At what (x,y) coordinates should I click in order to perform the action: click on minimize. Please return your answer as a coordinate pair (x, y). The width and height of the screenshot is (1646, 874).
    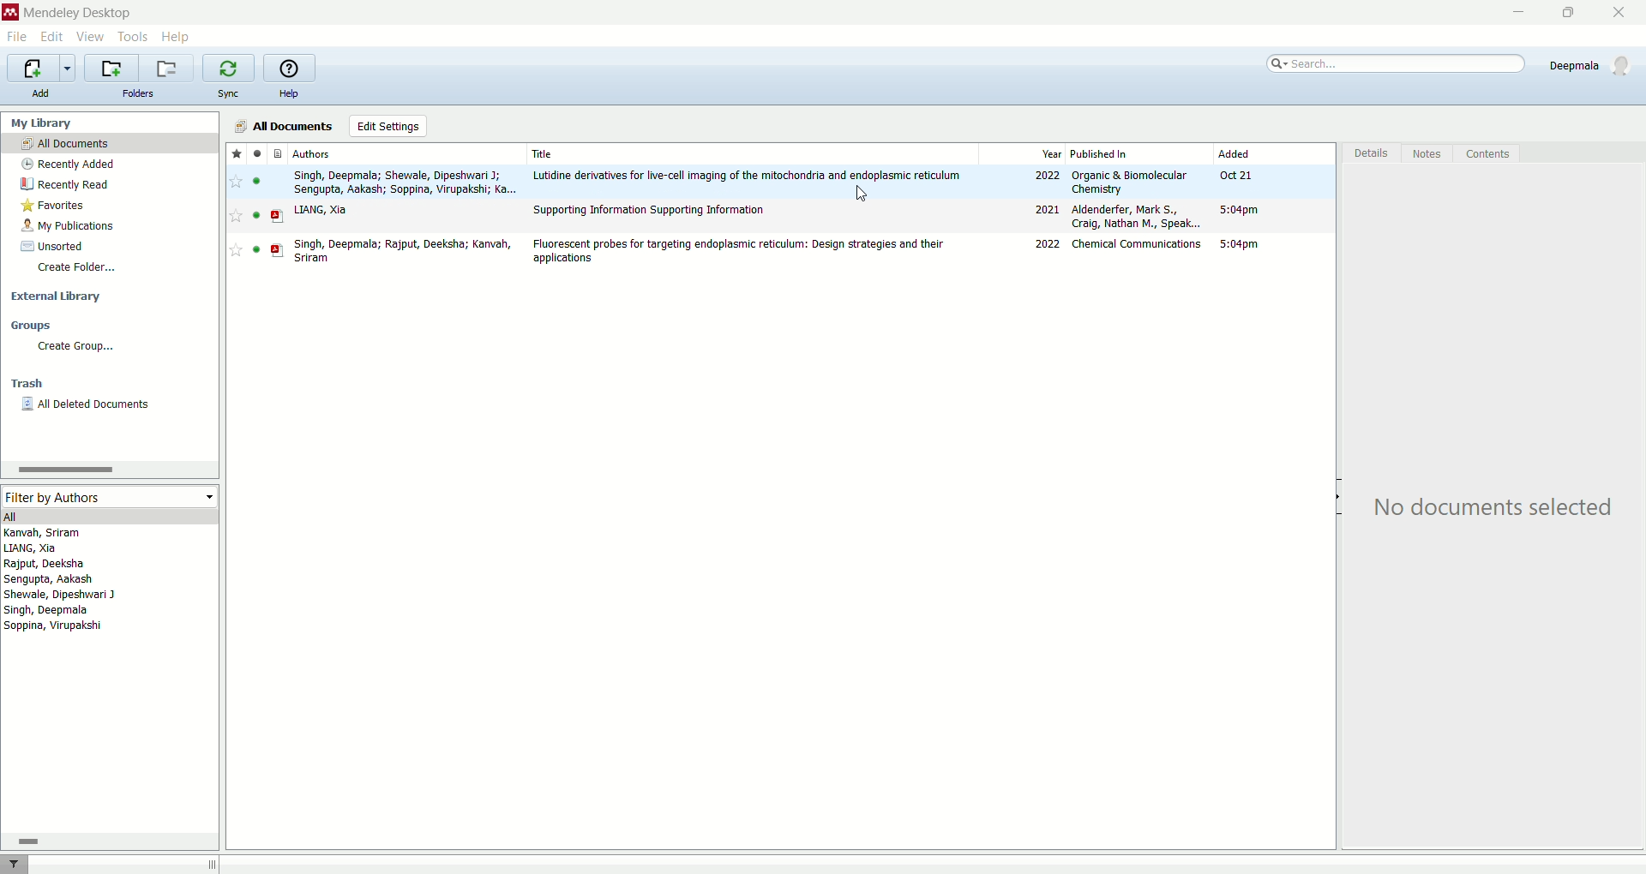
    Looking at the image, I should click on (1511, 15).